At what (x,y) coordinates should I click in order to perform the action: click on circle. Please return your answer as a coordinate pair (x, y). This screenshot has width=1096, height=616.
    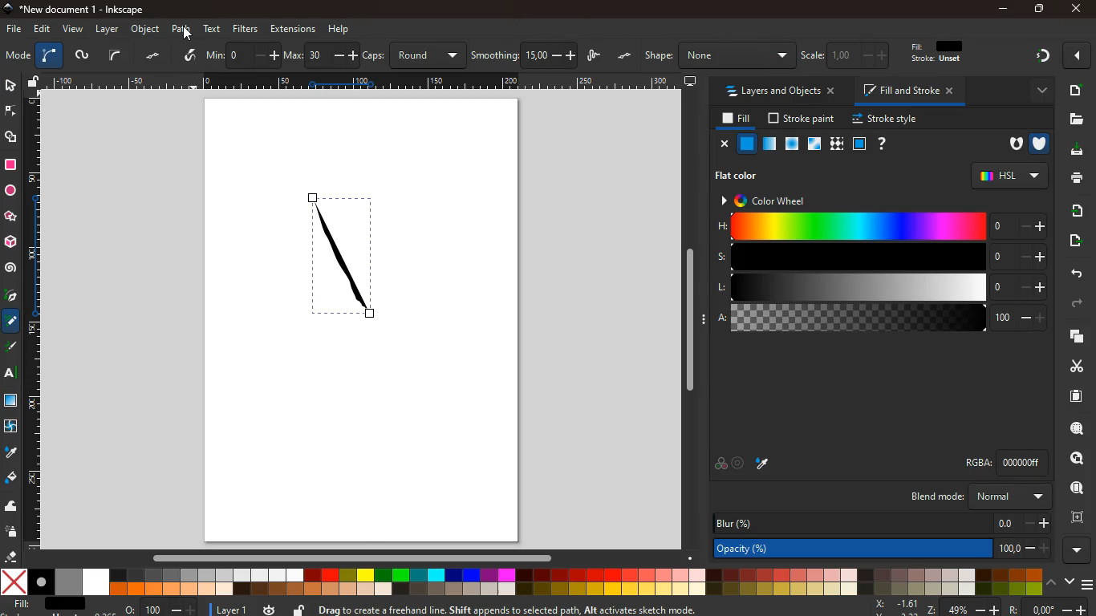
    Looking at the image, I should click on (10, 191).